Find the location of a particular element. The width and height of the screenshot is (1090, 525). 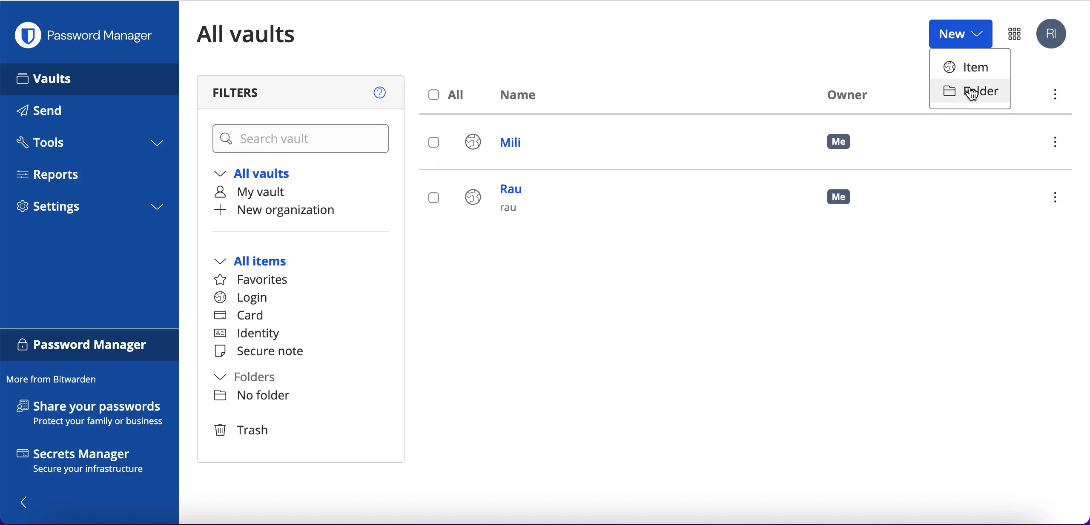

select login rau is located at coordinates (433, 198).